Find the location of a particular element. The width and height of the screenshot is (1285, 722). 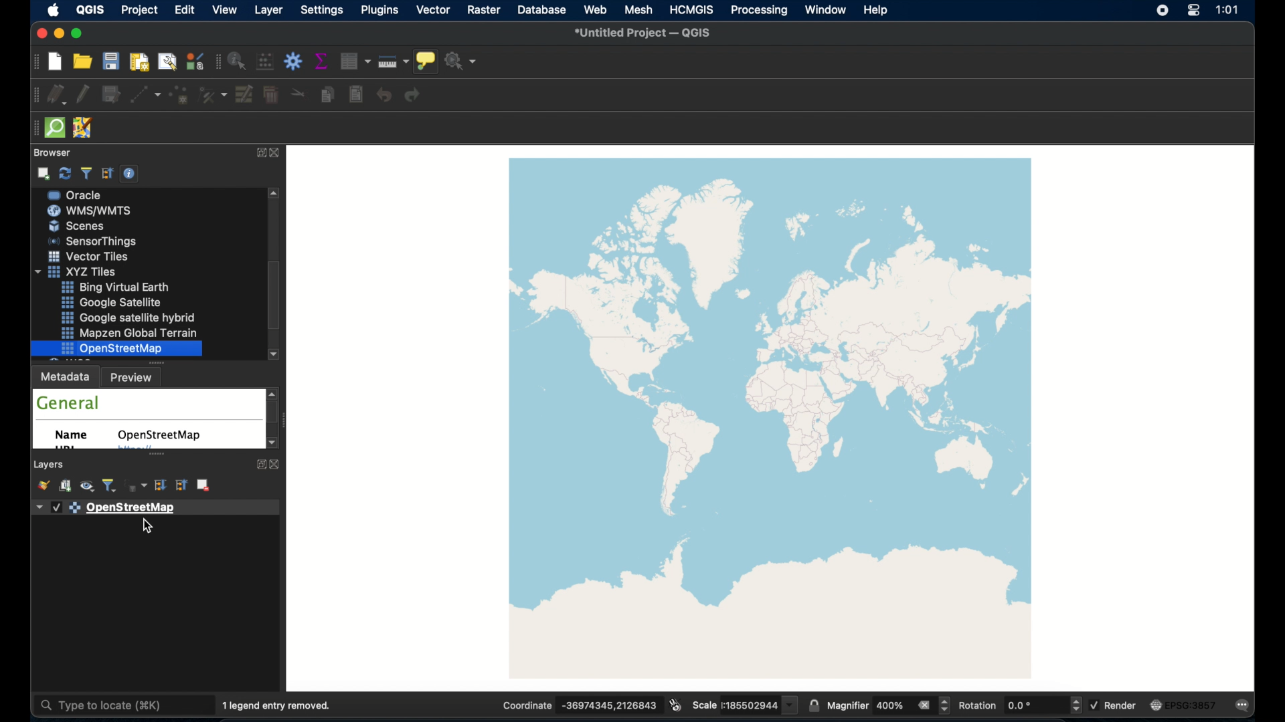

browser is located at coordinates (50, 153).